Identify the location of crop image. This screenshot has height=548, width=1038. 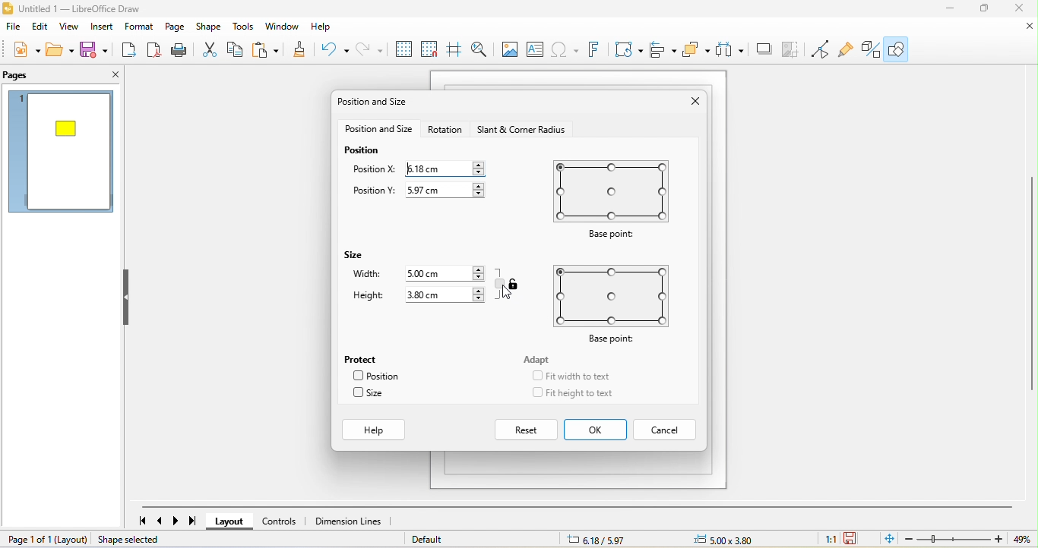
(794, 49).